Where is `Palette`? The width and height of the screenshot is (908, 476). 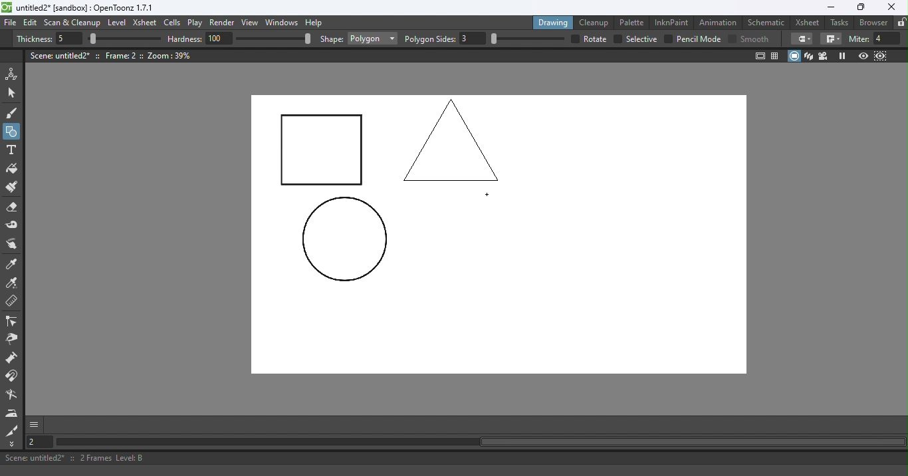 Palette is located at coordinates (633, 22).